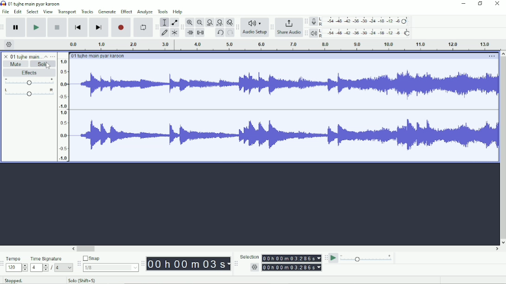 The image size is (506, 284). Describe the element at coordinates (143, 264) in the screenshot. I see `Audacity time toolbar` at that location.